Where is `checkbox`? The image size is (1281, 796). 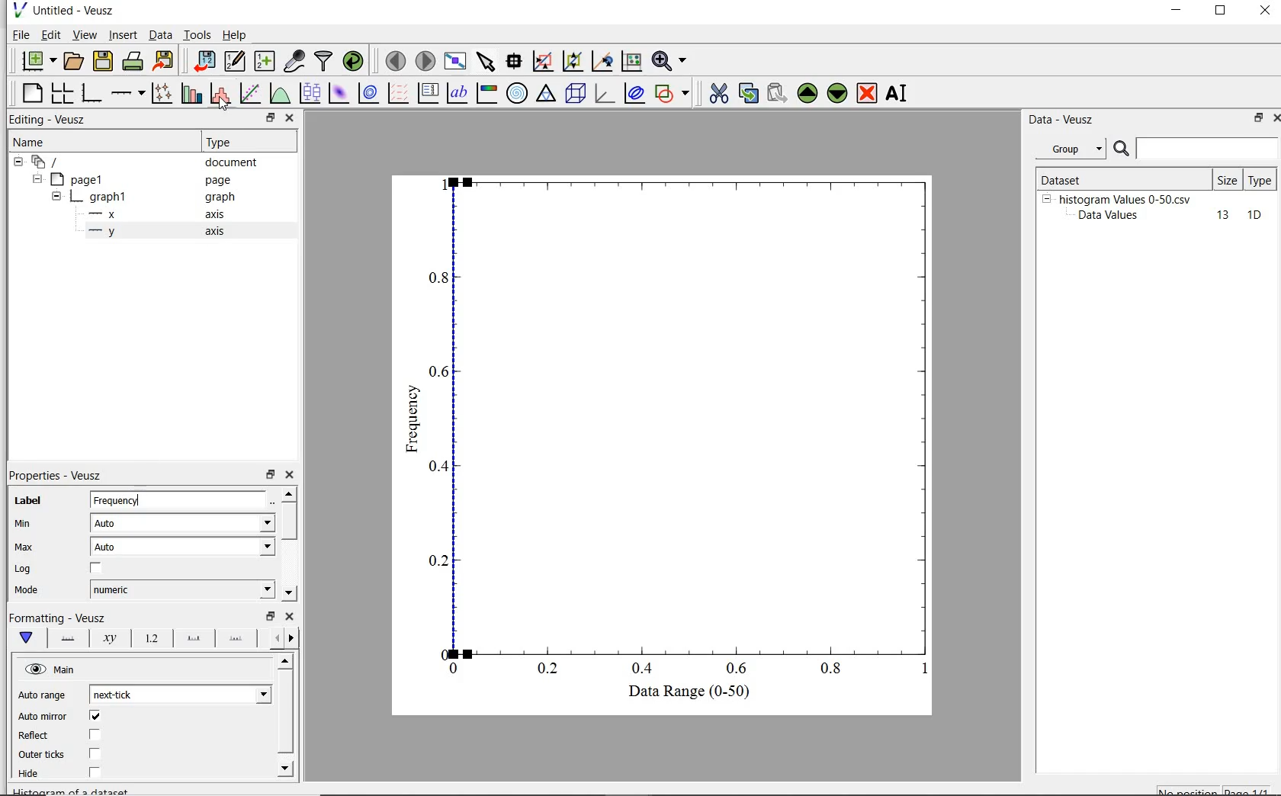
checkbox is located at coordinates (95, 717).